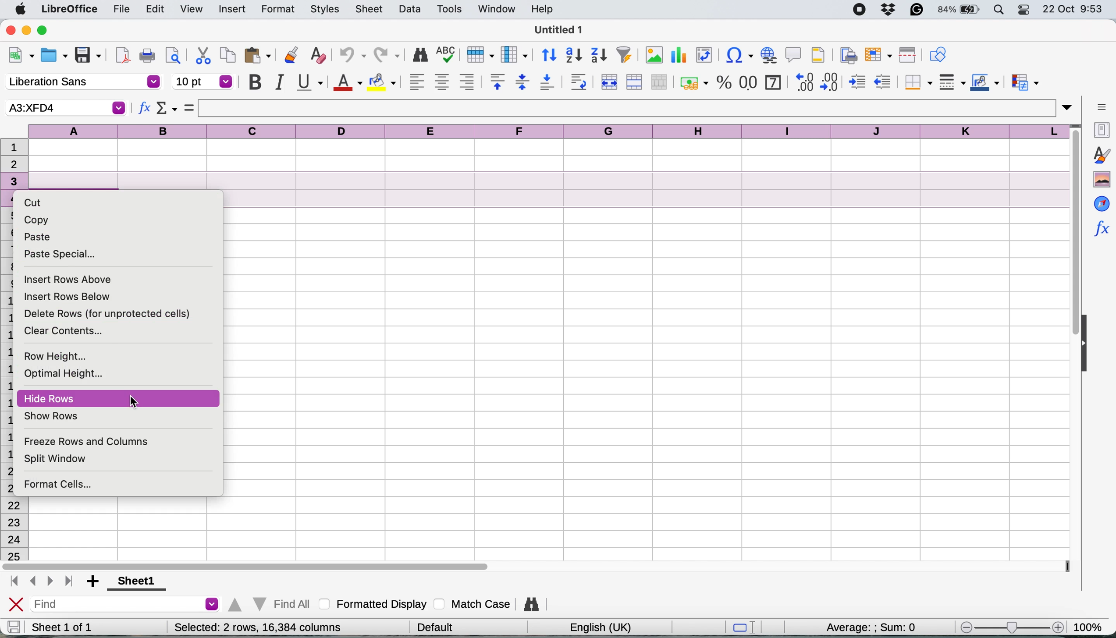  What do you see at coordinates (127, 605) in the screenshot?
I see `find` at bounding box center [127, 605].